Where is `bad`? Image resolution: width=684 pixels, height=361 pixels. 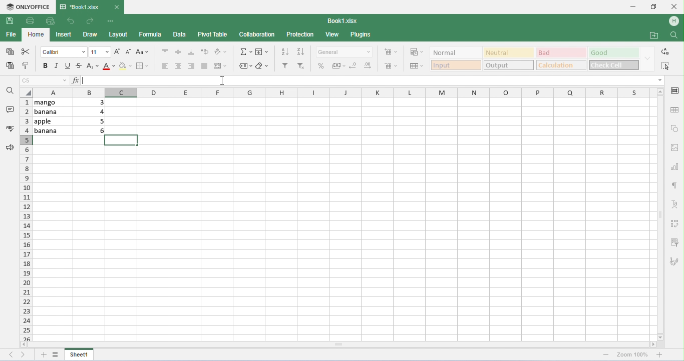 bad is located at coordinates (560, 52).